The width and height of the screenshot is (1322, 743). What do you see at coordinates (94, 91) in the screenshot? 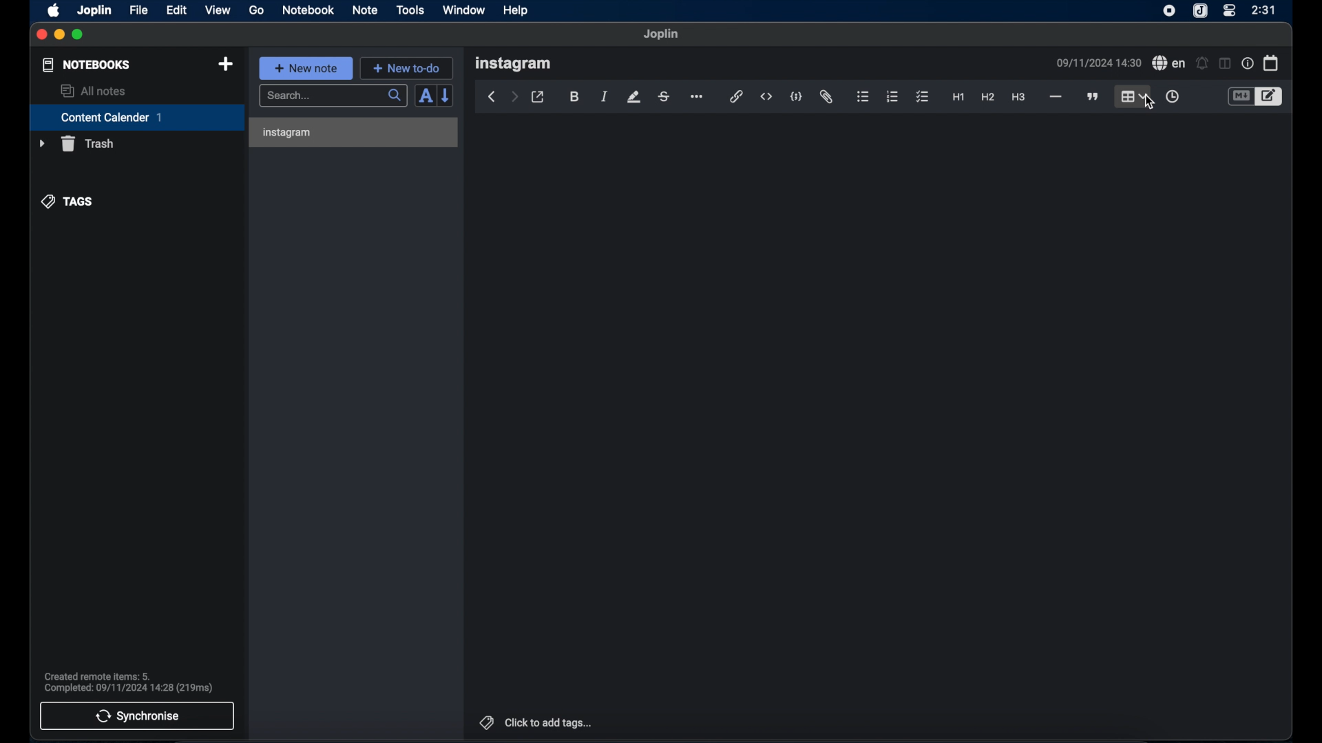
I see `allnotes` at bounding box center [94, 91].